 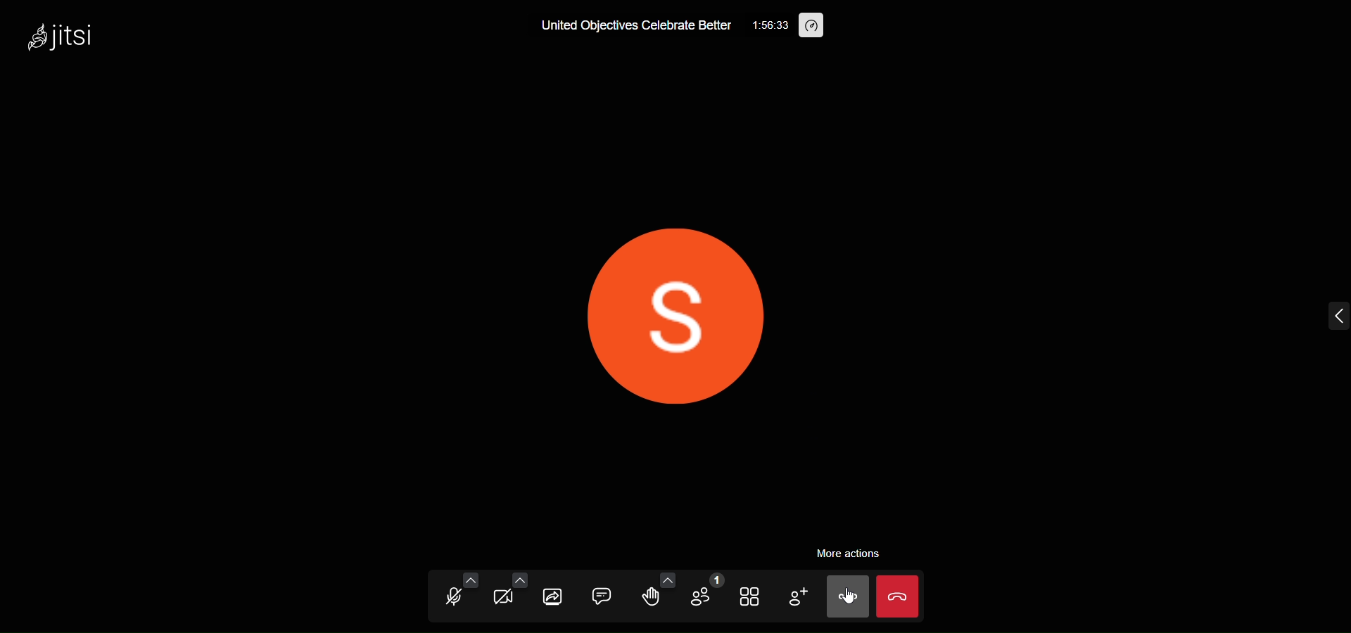 I want to click on share screen, so click(x=554, y=597).